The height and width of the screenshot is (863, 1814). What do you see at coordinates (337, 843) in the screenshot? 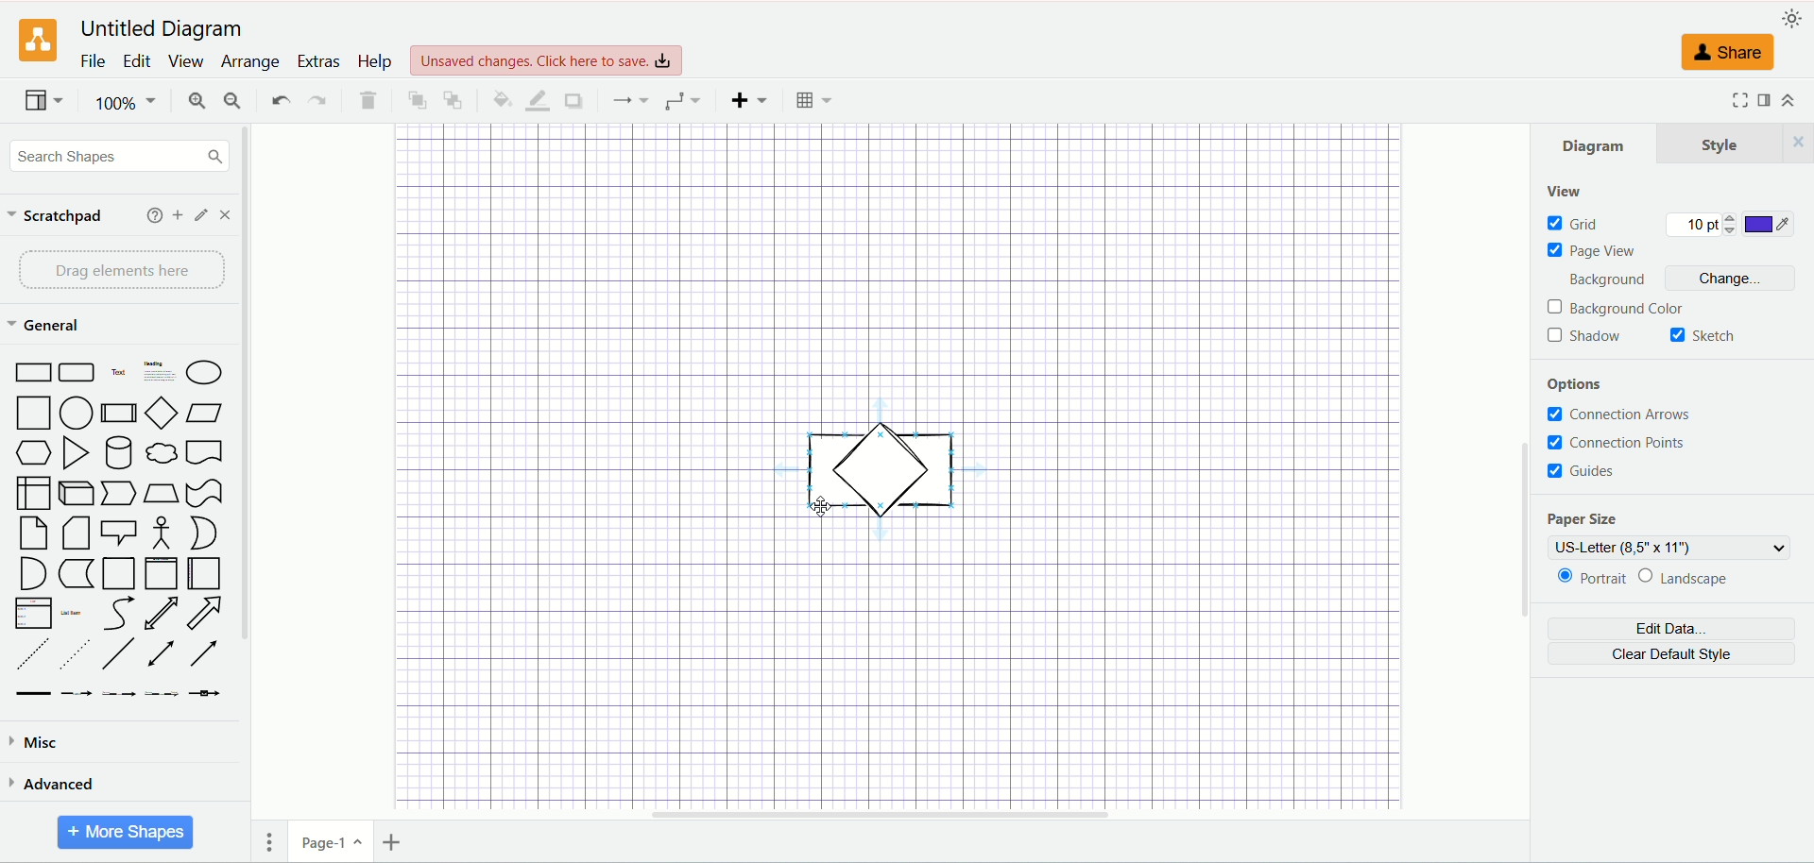
I see `page1` at bounding box center [337, 843].